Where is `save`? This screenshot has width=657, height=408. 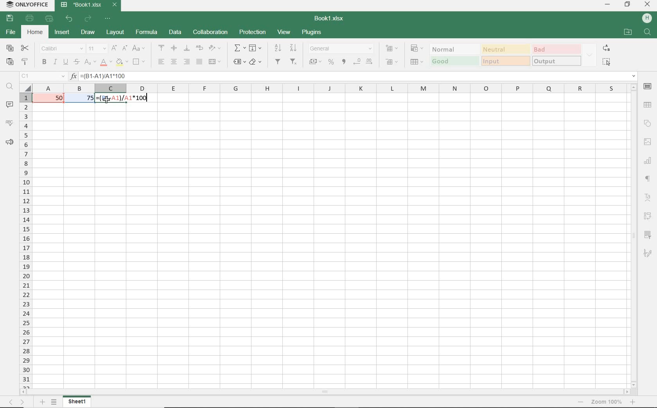 save is located at coordinates (9, 19).